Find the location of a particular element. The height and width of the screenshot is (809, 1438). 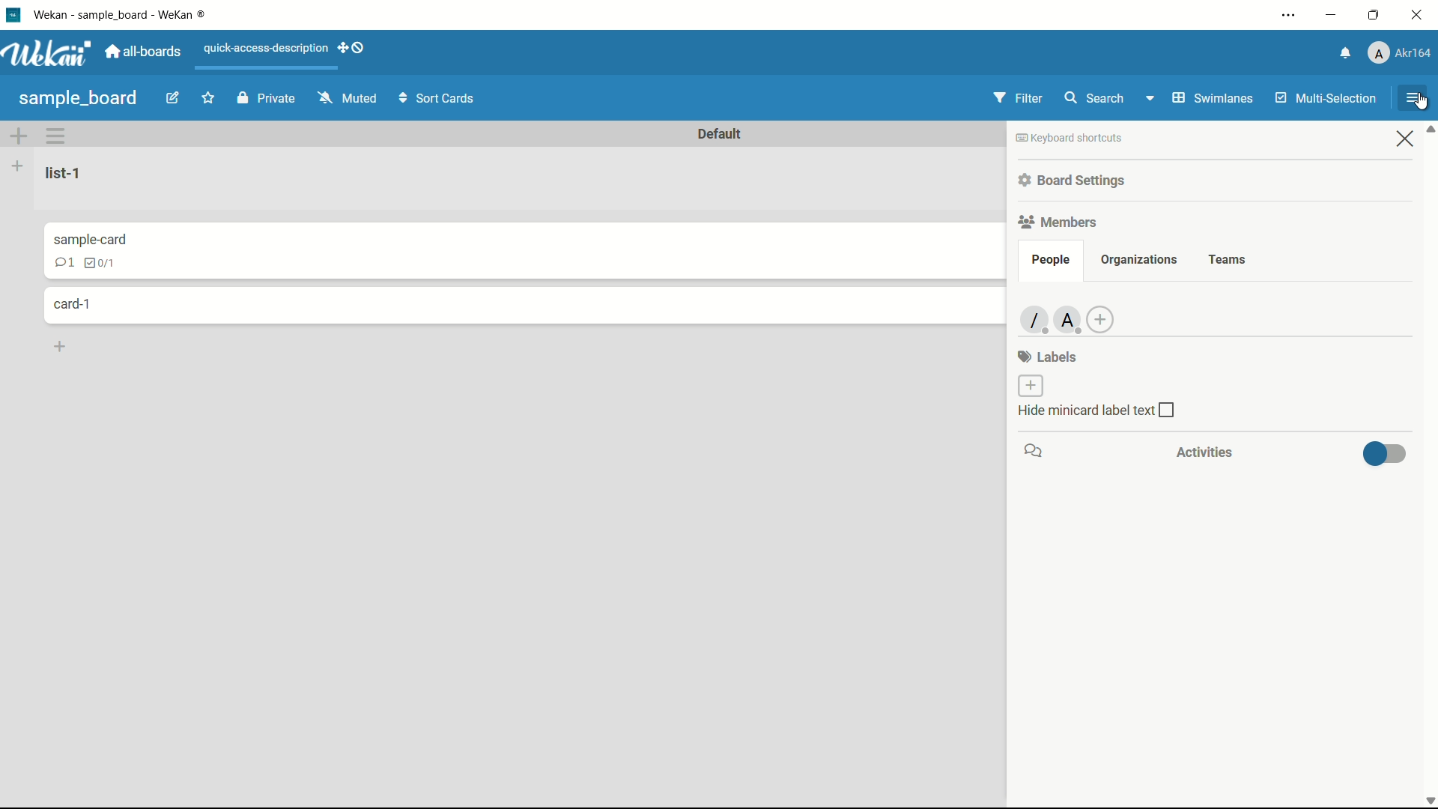

private is located at coordinates (264, 99).